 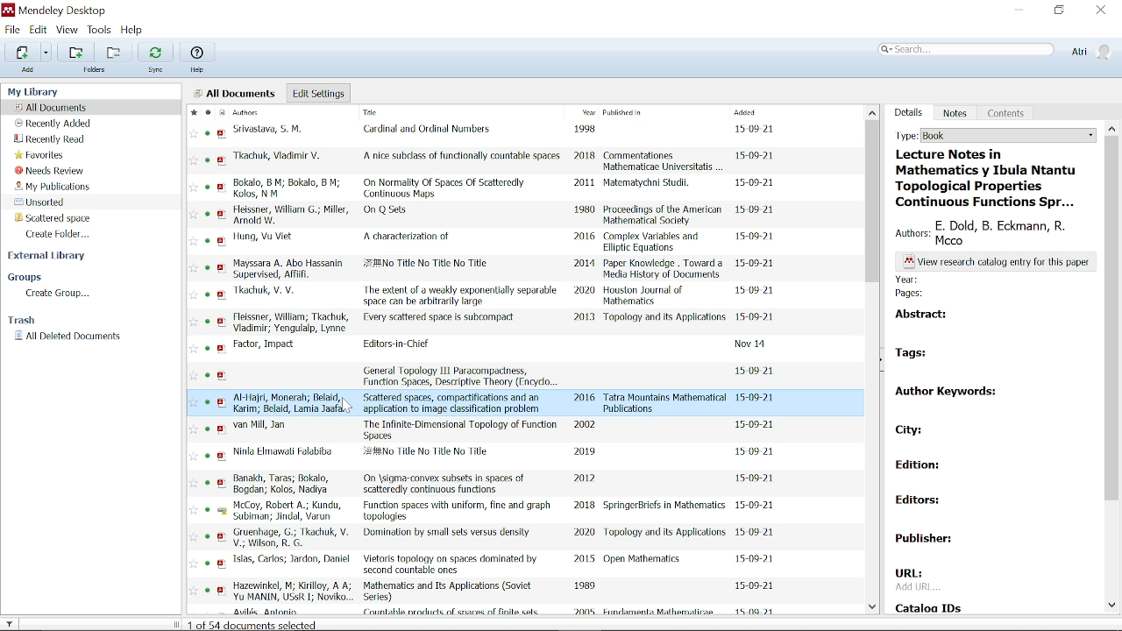 What do you see at coordinates (448, 592) in the screenshot?
I see `title` at bounding box center [448, 592].